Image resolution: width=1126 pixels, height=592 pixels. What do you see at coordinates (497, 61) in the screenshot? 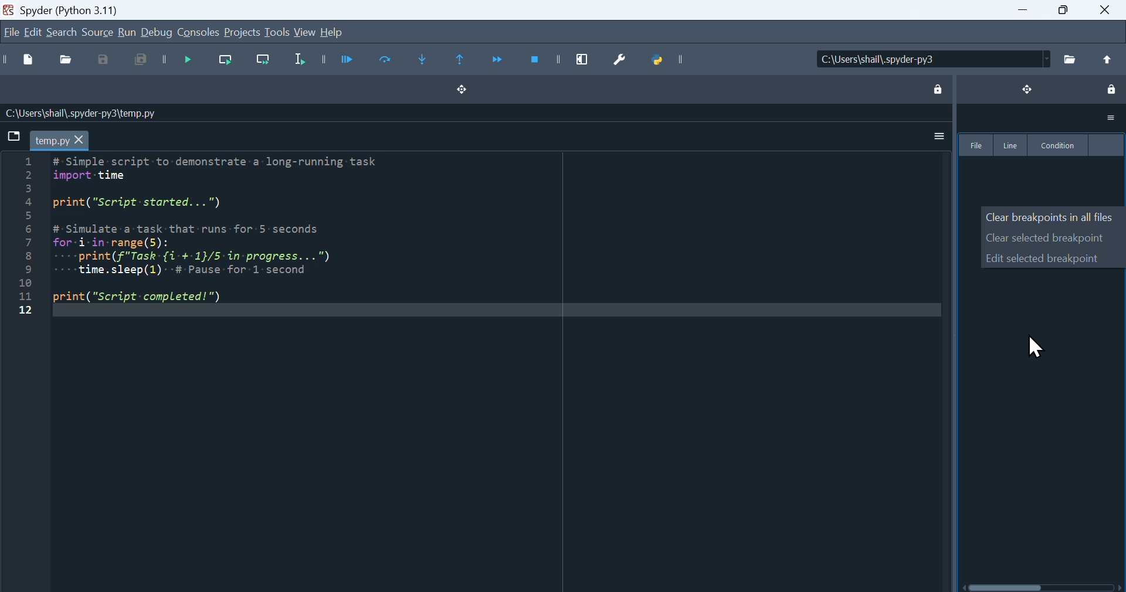
I see `Continue execution until next function` at bounding box center [497, 61].